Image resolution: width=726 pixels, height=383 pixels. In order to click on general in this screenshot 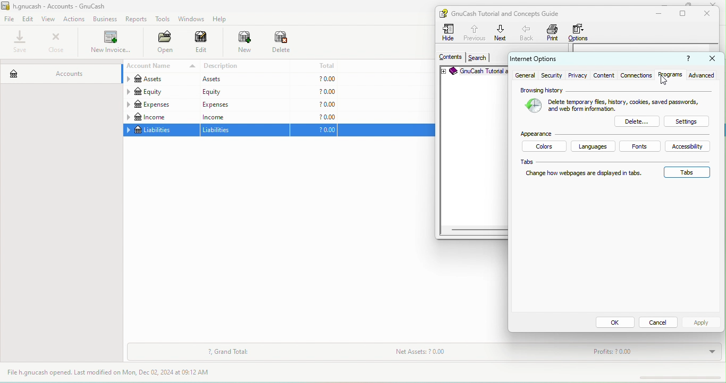, I will do `click(525, 75)`.